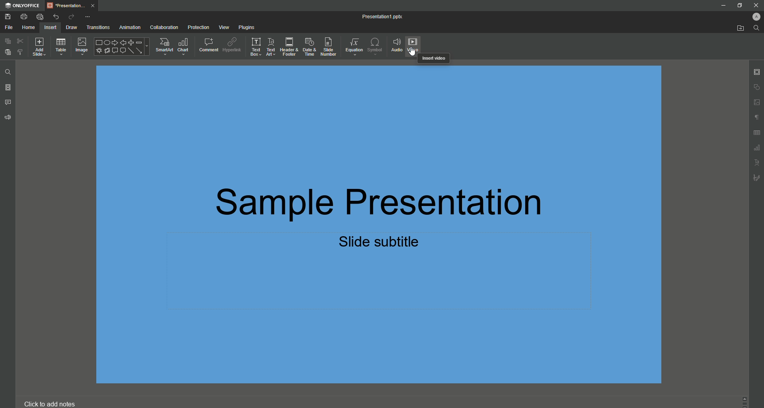  What do you see at coordinates (197, 27) in the screenshot?
I see `Protection` at bounding box center [197, 27].